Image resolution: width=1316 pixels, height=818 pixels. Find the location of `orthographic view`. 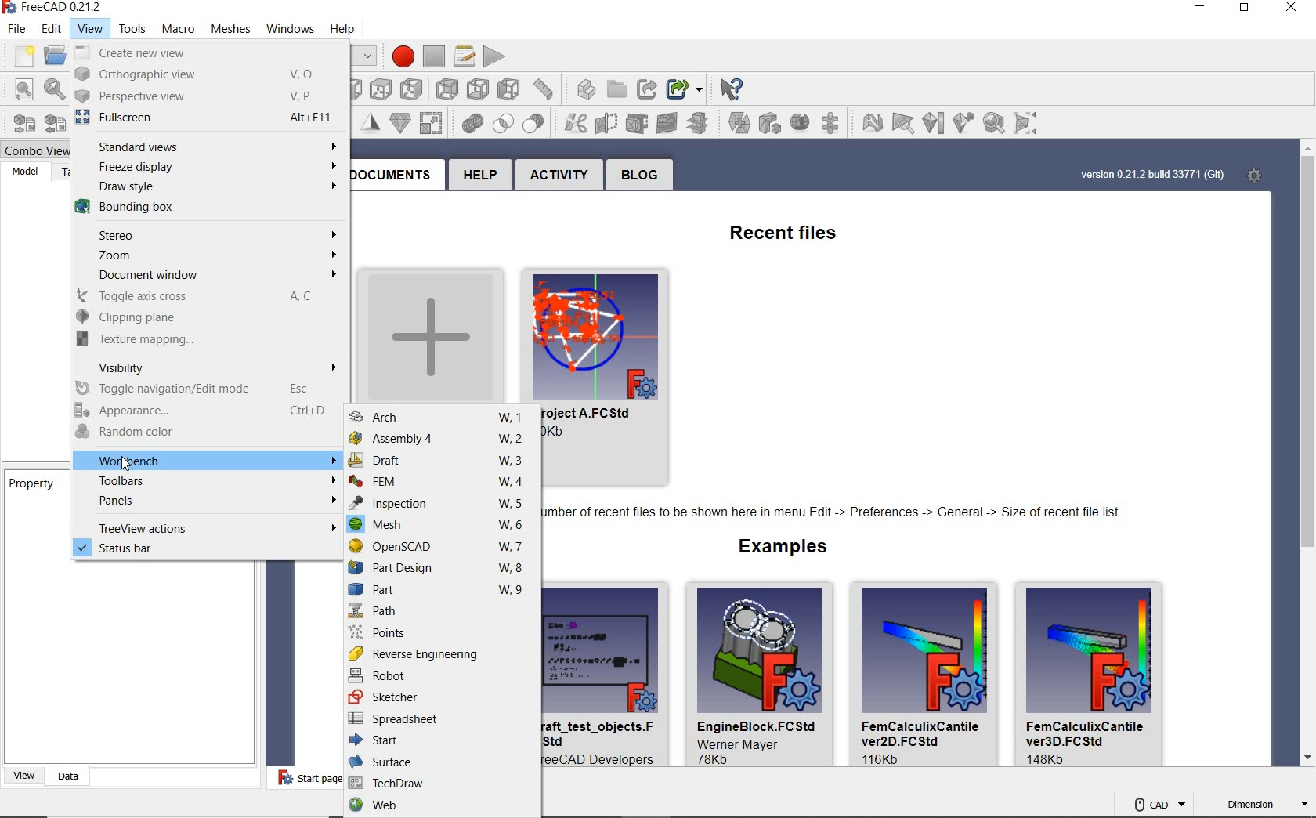

orthographic view is located at coordinates (202, 74).